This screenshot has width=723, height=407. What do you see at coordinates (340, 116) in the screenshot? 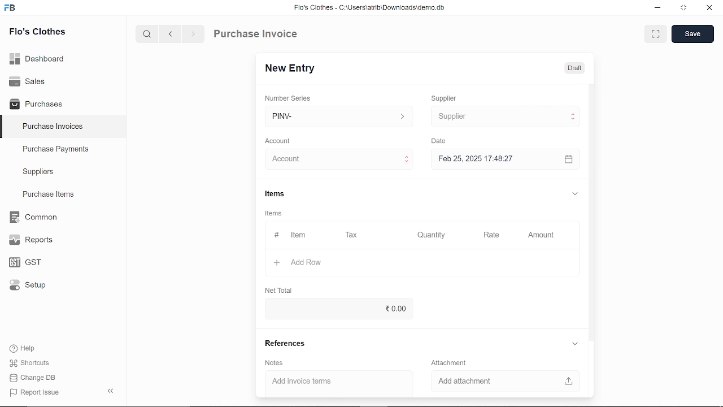
I see `PINV- >` at bounding box center [340, 116].